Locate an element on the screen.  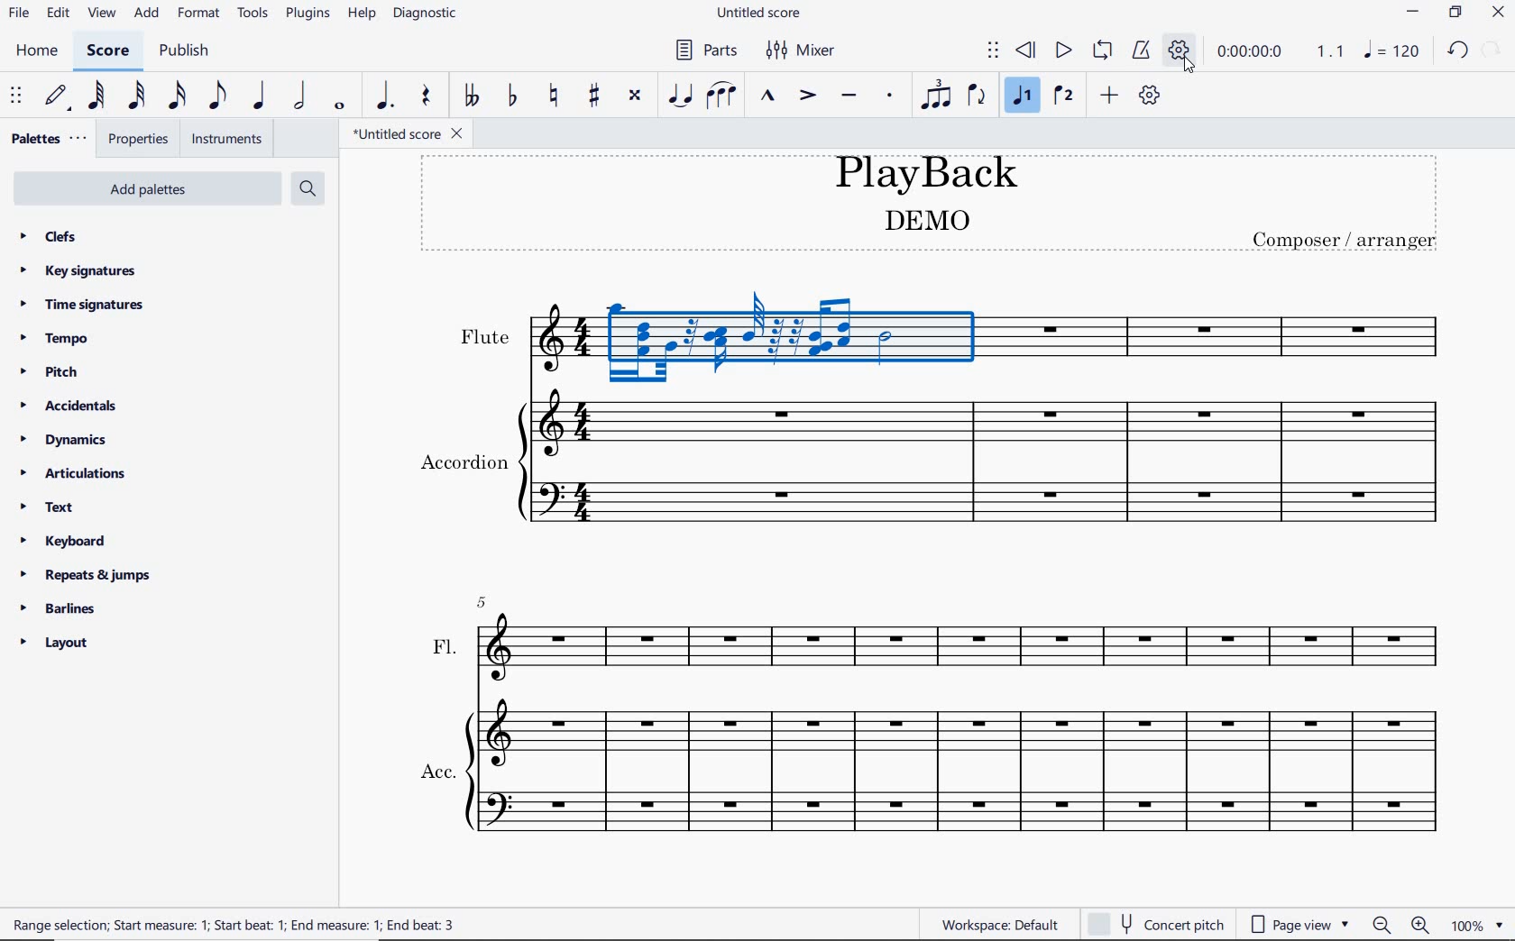
edit is located at coordinates (58, 14).